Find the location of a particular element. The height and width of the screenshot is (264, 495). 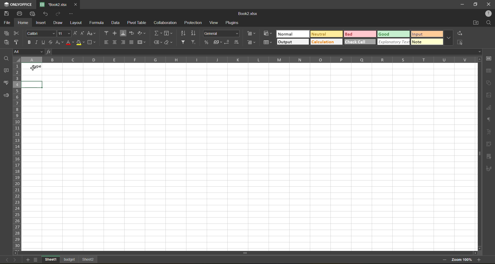

open location is located at coordinates (476, 23).